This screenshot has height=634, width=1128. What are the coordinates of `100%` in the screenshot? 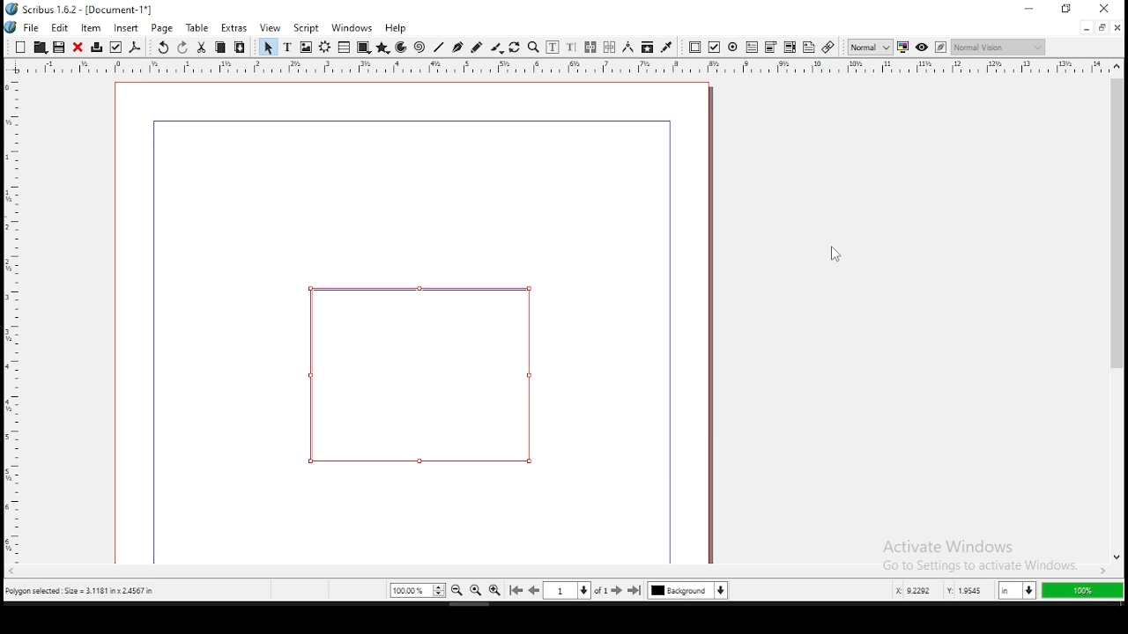 It's located at (1082, 591).